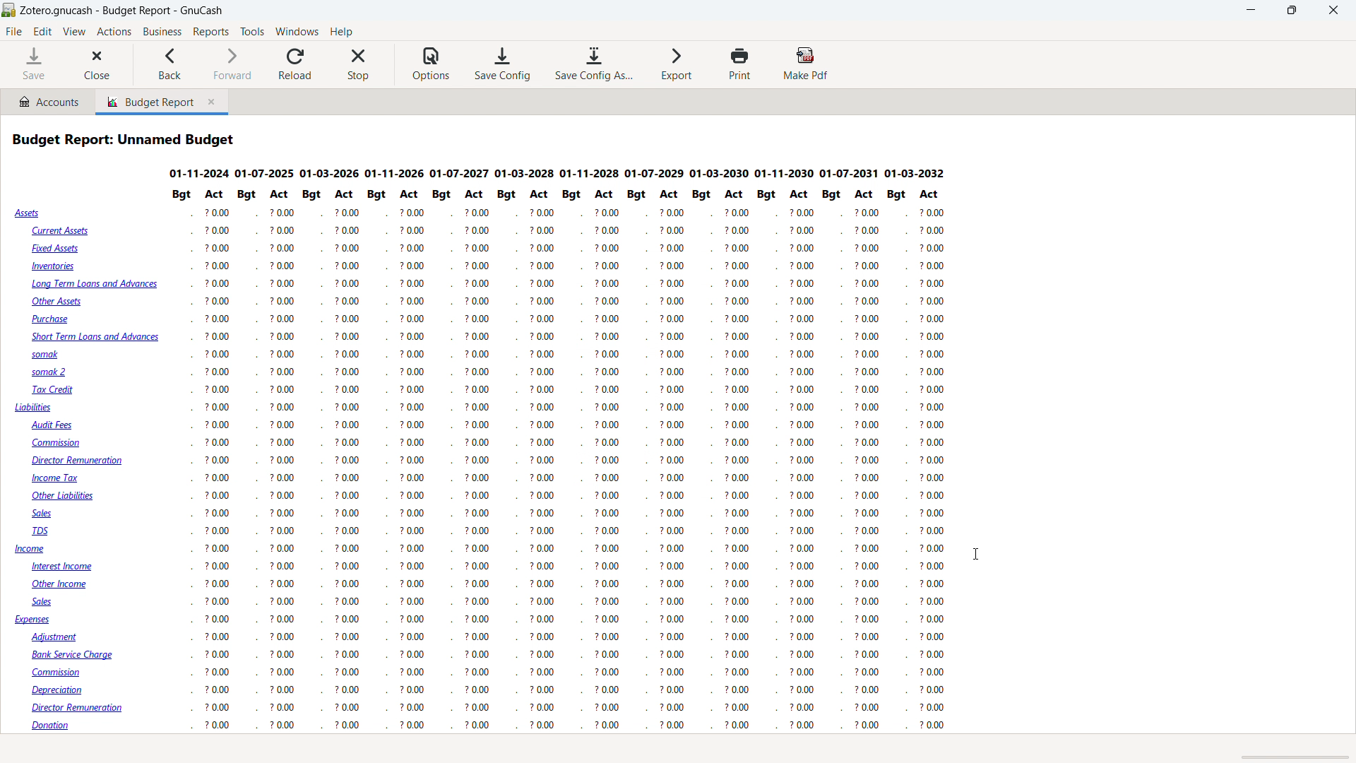  What do you see at coordinates (114, 32) in the screenshot?
I see `actions` at bounding box center [114, 32].